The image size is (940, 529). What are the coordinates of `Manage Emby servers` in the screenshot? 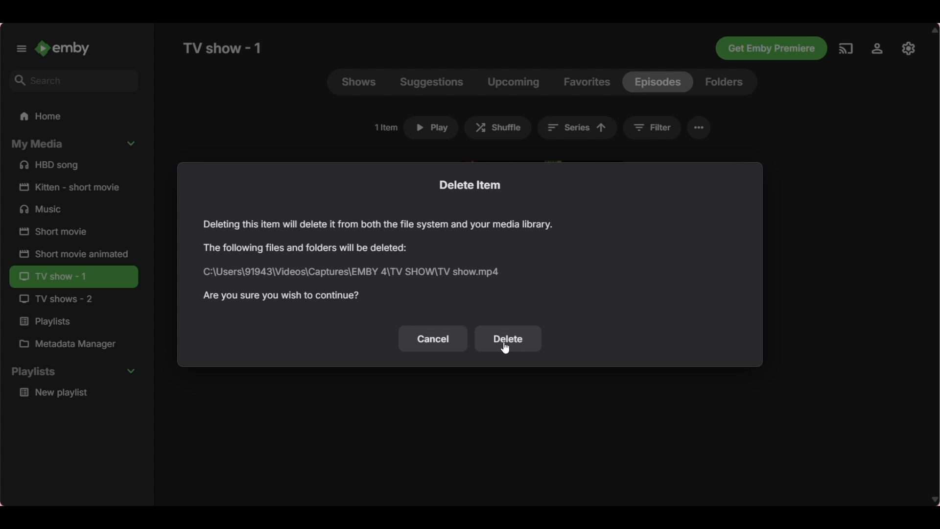 It's located at (908, 48).